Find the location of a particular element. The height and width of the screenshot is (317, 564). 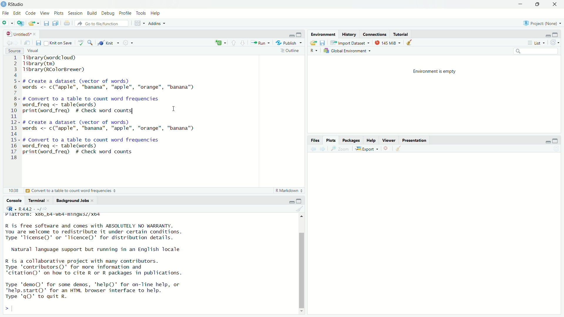

Maximize is located at coordinates (300, 201).